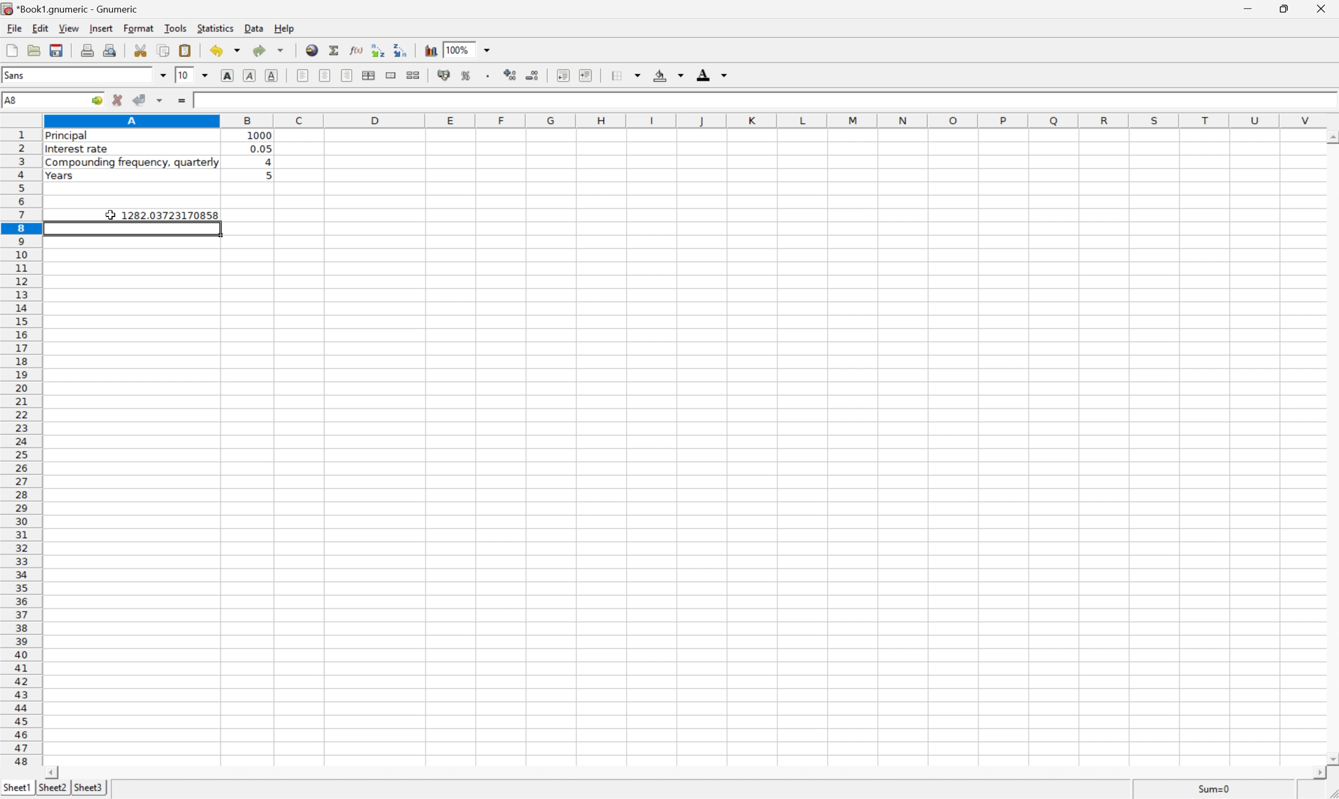  Describe the element at coordinates (669, 75) in the screenshot. I see `background` at that location.